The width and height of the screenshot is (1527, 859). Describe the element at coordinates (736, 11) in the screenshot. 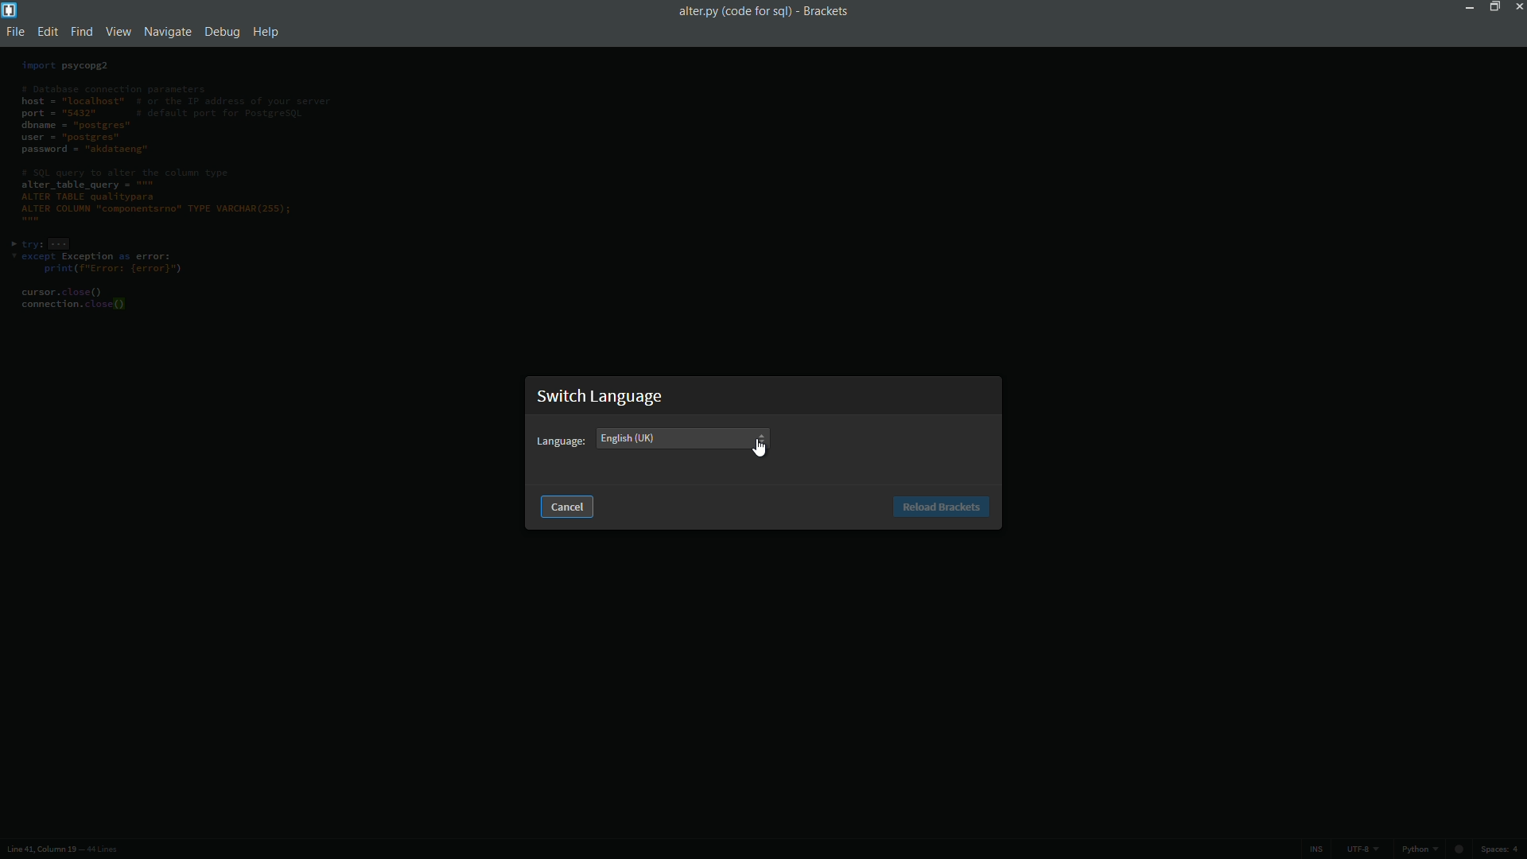

I see `file namez` at that location.